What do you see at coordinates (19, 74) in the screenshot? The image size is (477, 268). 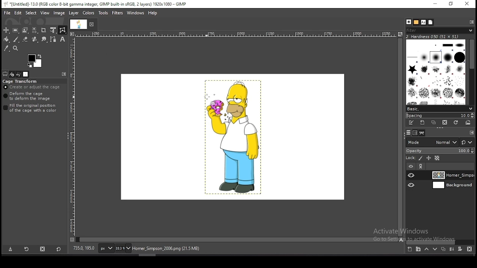 I see `undo history` at bounding box center [19, 74].